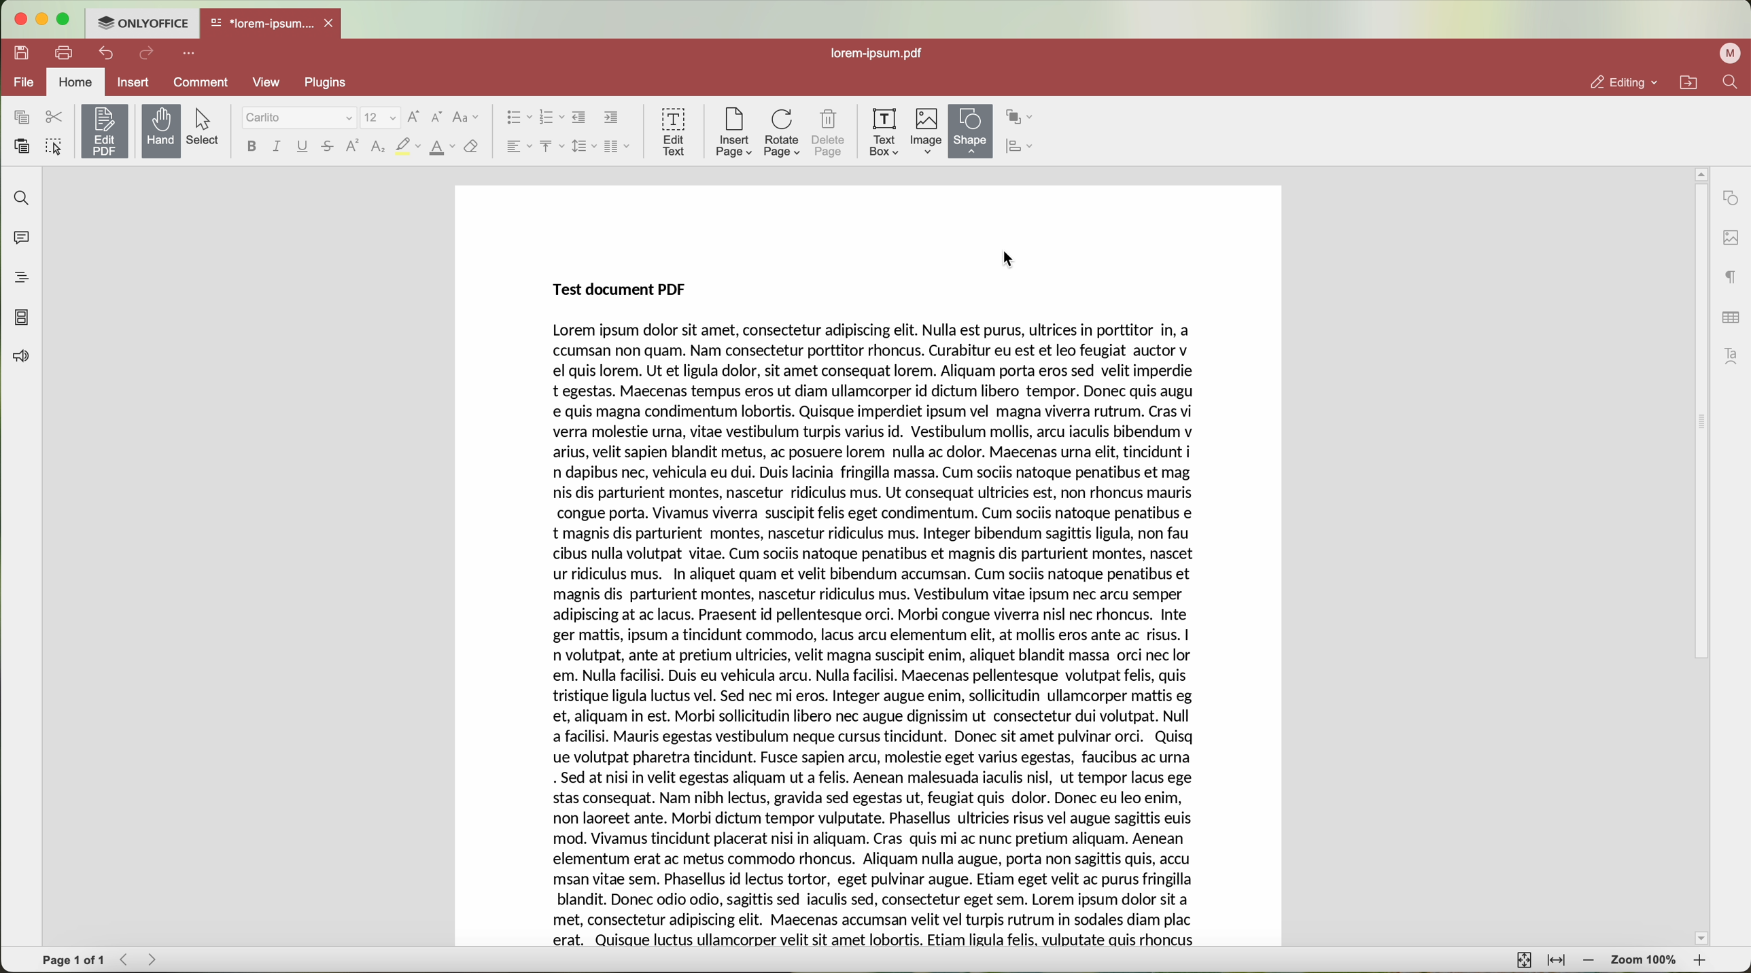 The image size is (1751, 973). I want to click on save, so click(23, 51).